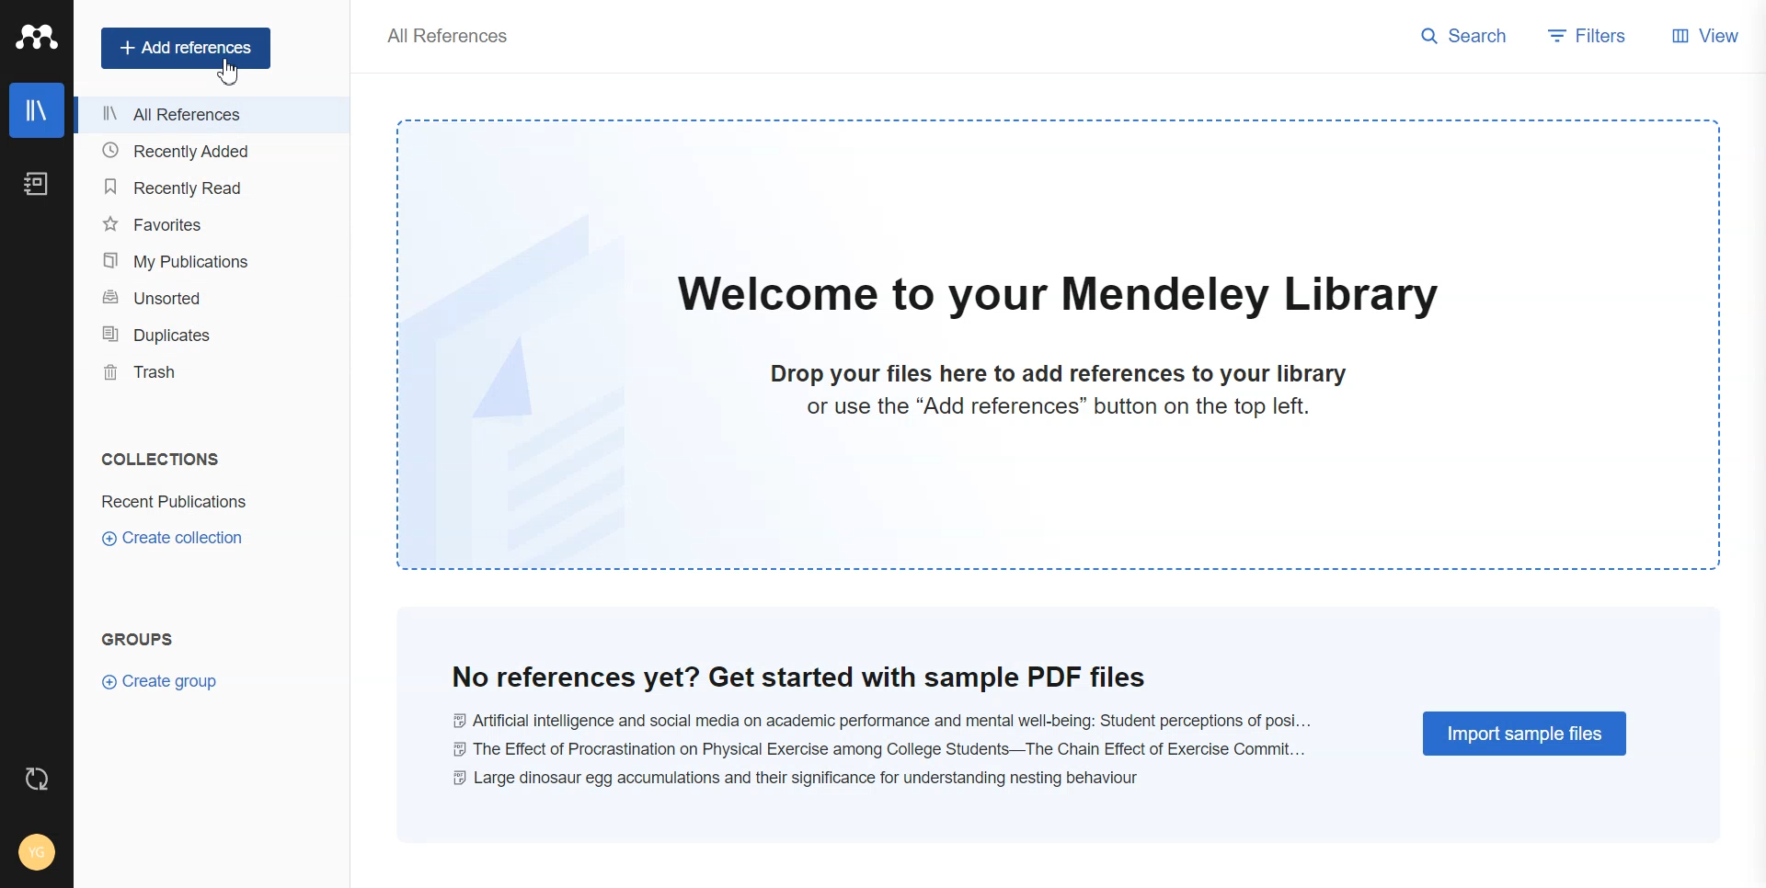  I want to click on image doc, so click(524, 392).